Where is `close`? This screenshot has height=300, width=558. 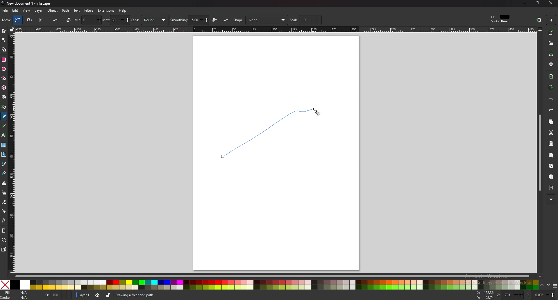 close is located at coordinates (551, 3).